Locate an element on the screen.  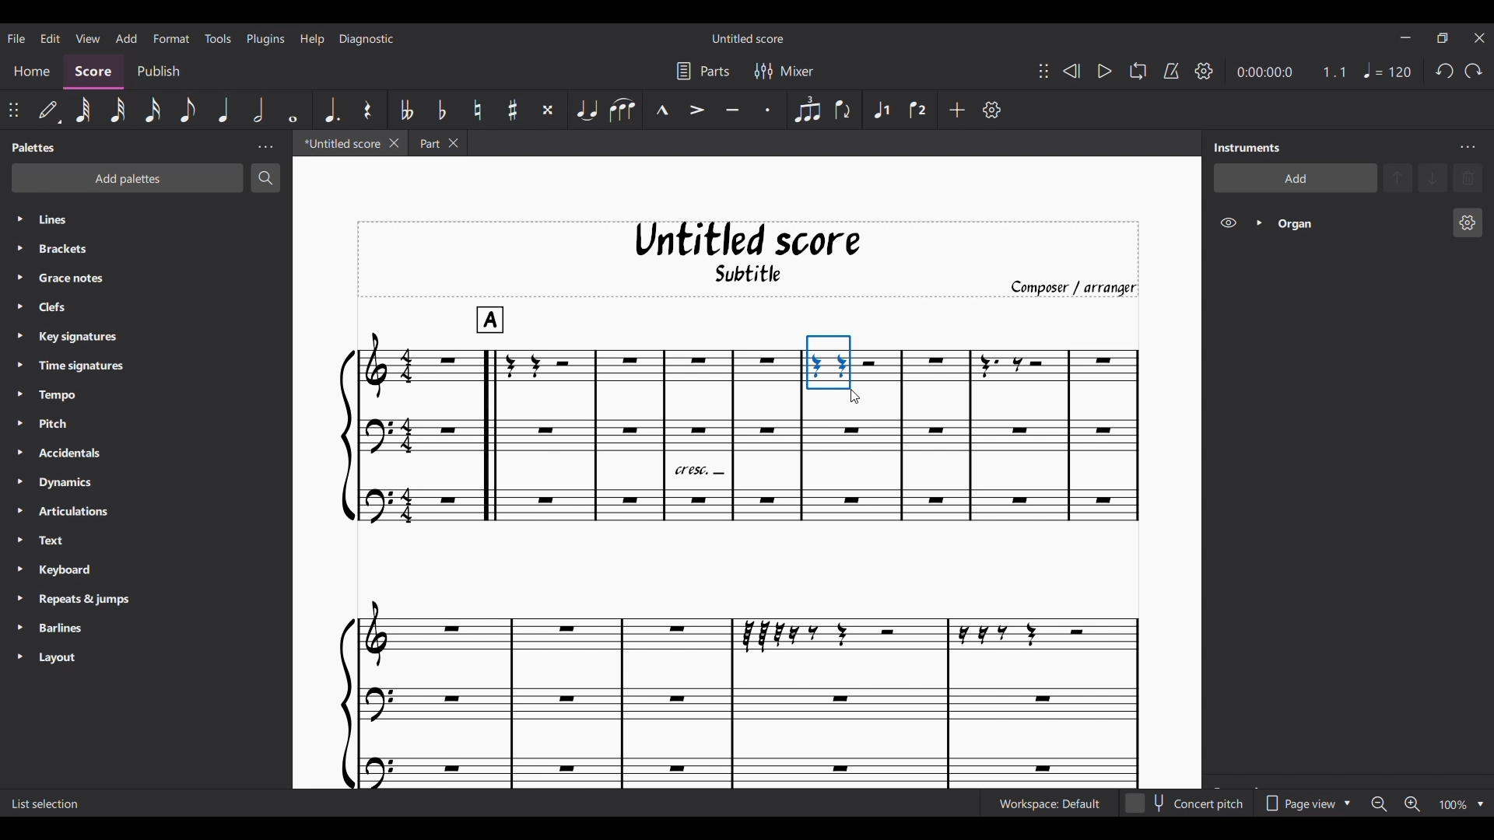
View menu is located at coordinates (88, 37).